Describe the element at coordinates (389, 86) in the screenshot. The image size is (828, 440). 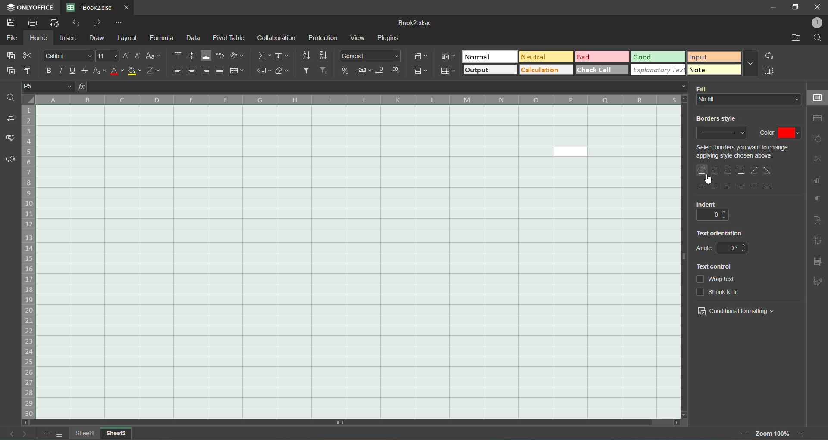
I see `formula bar` at that location.